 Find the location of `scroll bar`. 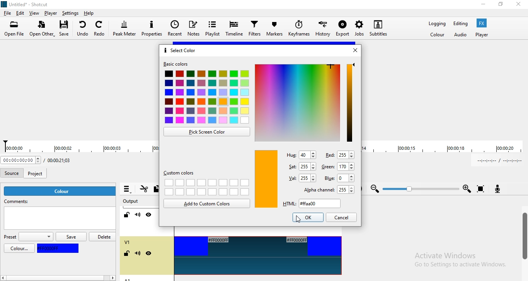

scroll bar is located at coordinates (67, 278).